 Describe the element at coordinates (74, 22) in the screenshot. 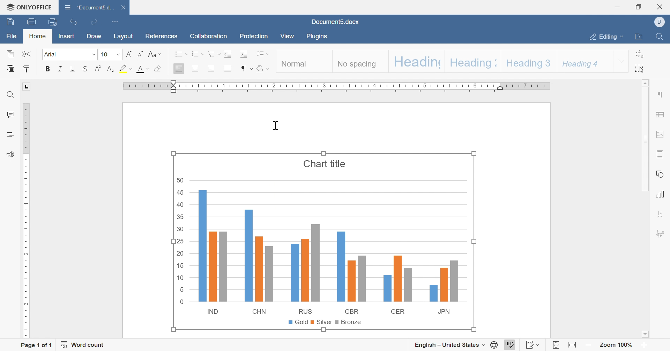

I see `undo` at that location.